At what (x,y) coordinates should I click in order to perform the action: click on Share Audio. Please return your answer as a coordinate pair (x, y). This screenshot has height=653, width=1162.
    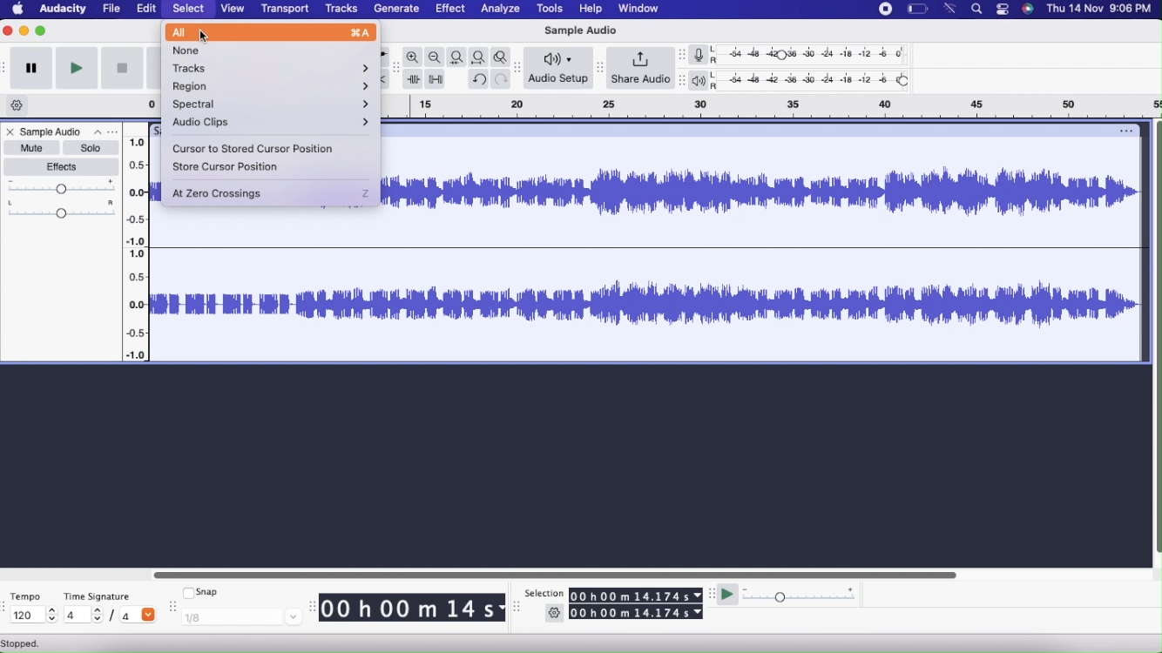
    Looking at the image, I should click on (641, 68).